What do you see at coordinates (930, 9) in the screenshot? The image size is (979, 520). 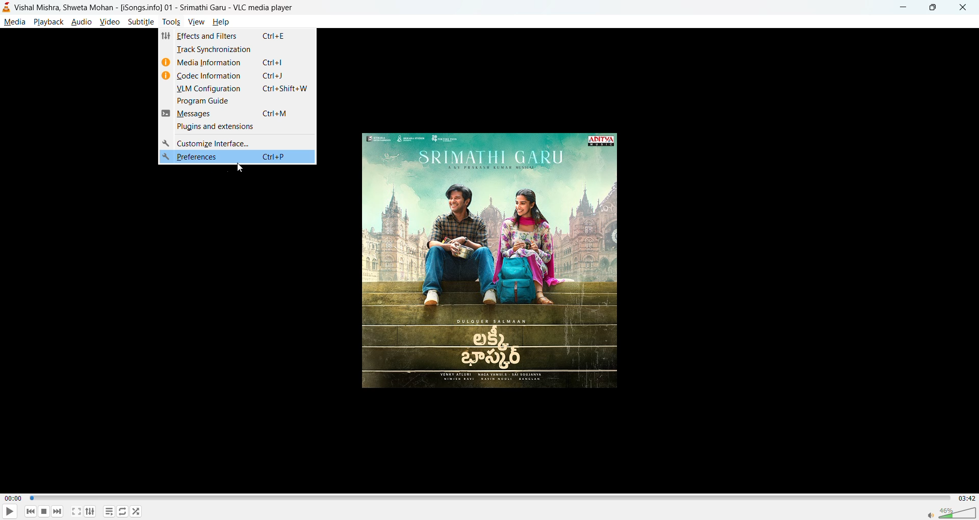 I see `maximize` at bounding box center [930, 9].